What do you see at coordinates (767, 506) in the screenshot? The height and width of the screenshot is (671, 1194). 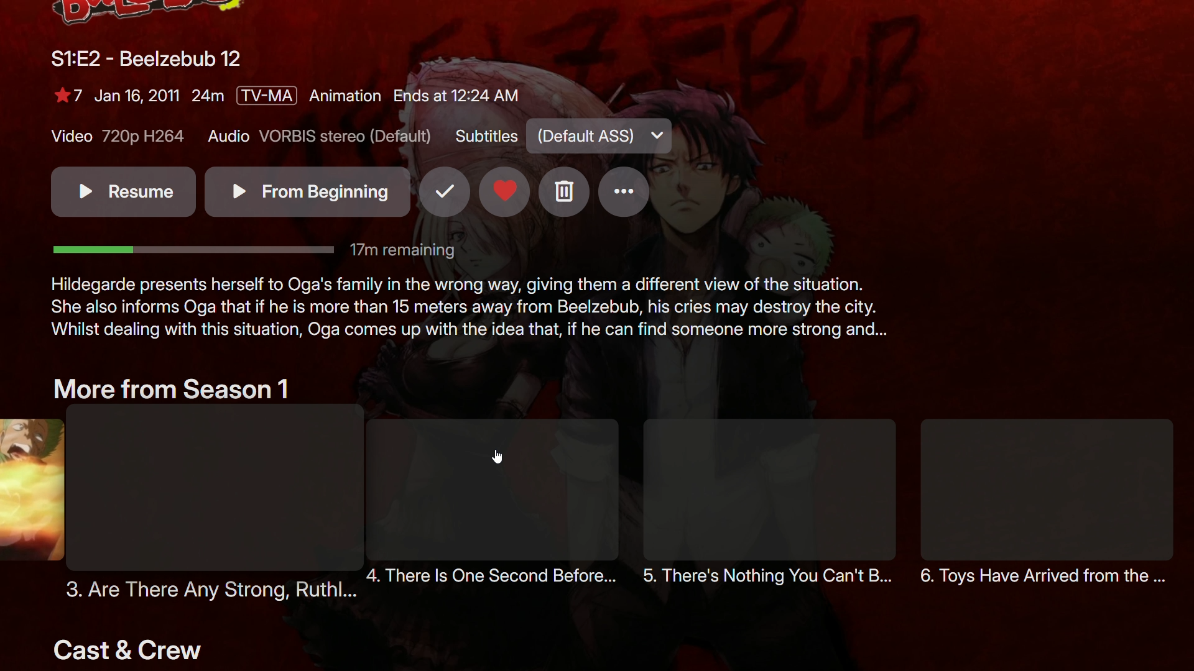 I see `There's nothing you can't` at bounding box center [767, 506].